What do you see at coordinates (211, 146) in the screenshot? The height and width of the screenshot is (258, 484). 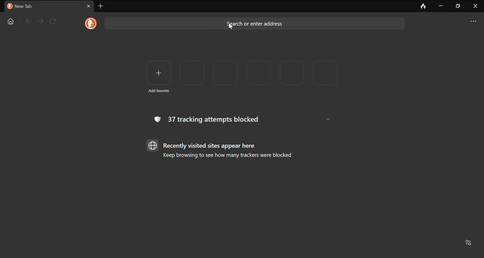 I see `Recently visited sites appear here` at bounding box center [211, 146].